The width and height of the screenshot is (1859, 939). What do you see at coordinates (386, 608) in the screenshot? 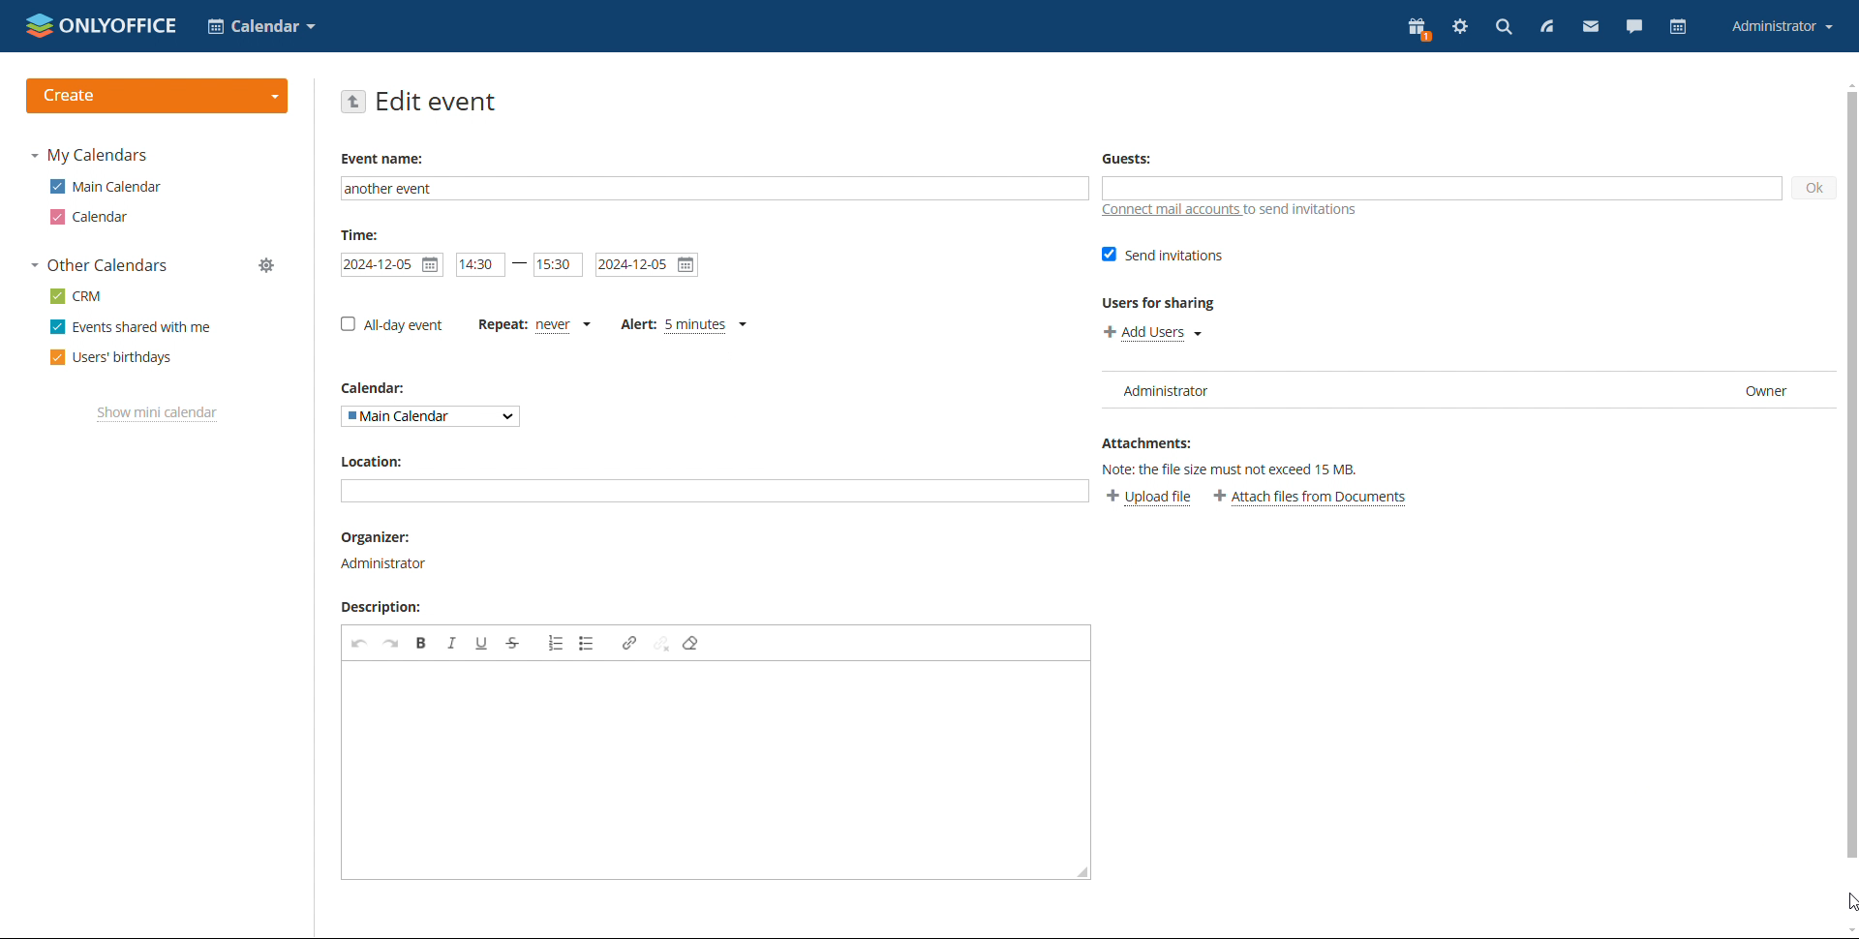
I see `description` at bounding box center [386, 608].